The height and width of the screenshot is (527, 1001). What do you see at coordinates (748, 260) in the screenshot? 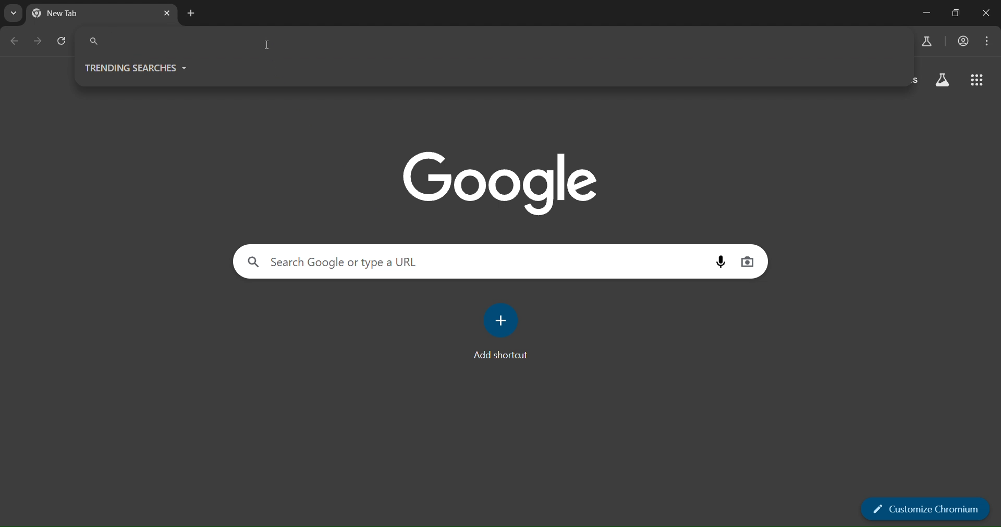
I see `image search` at bounding box center [748, 260].